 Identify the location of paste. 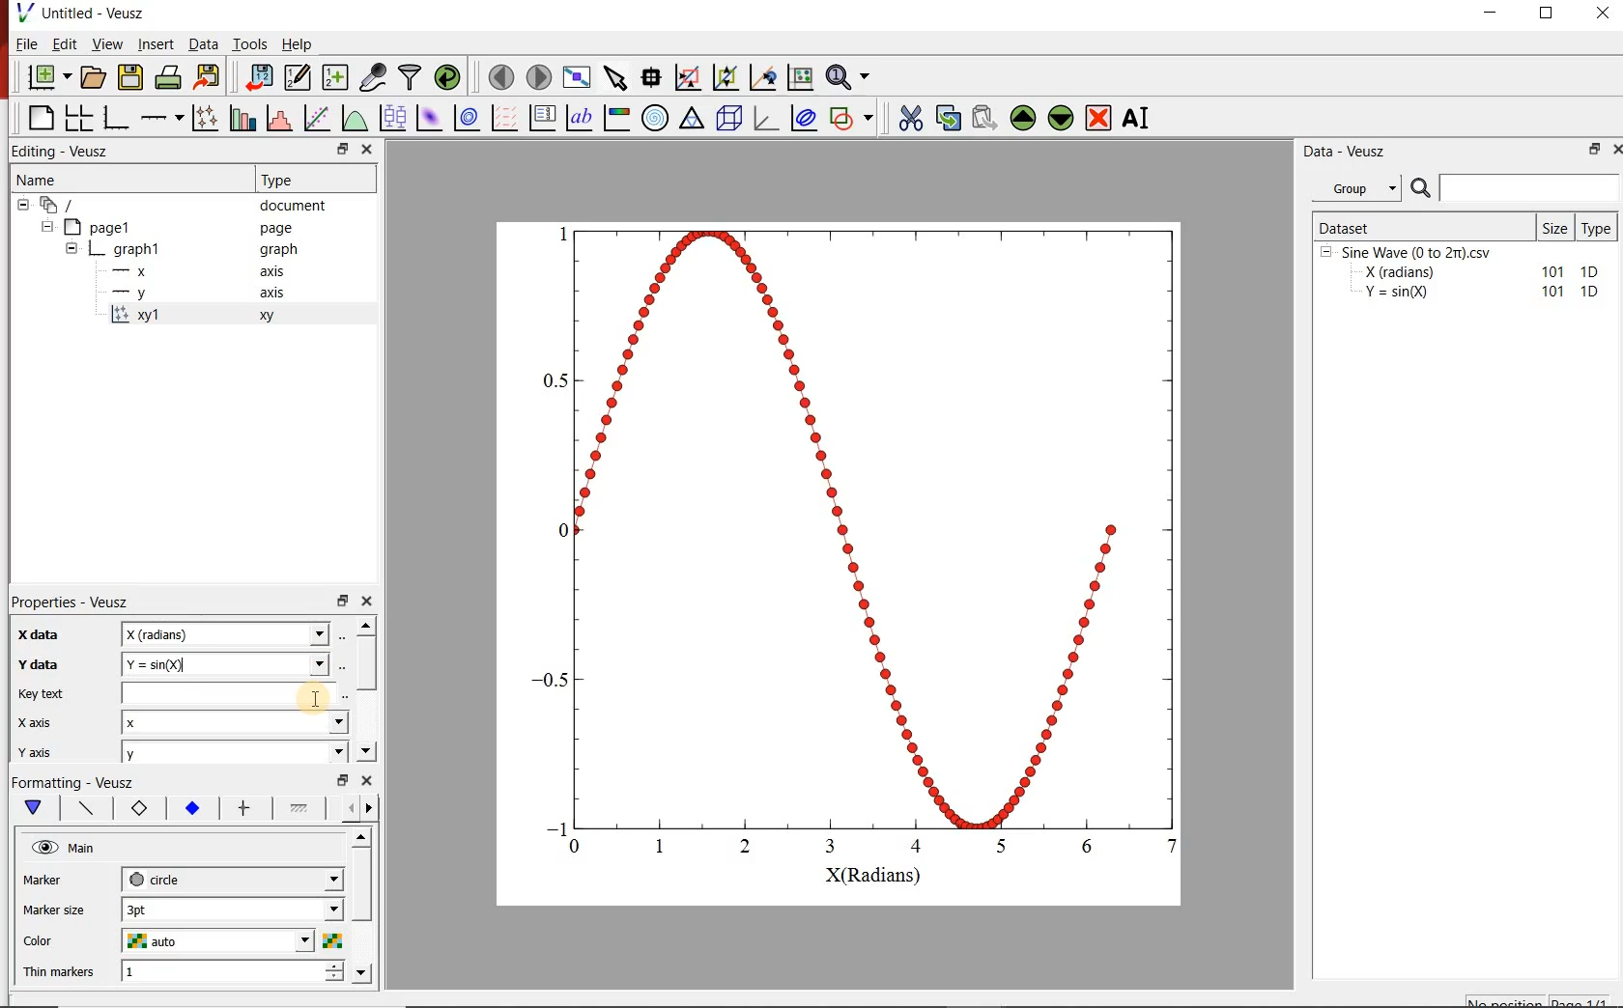
(983, 118).